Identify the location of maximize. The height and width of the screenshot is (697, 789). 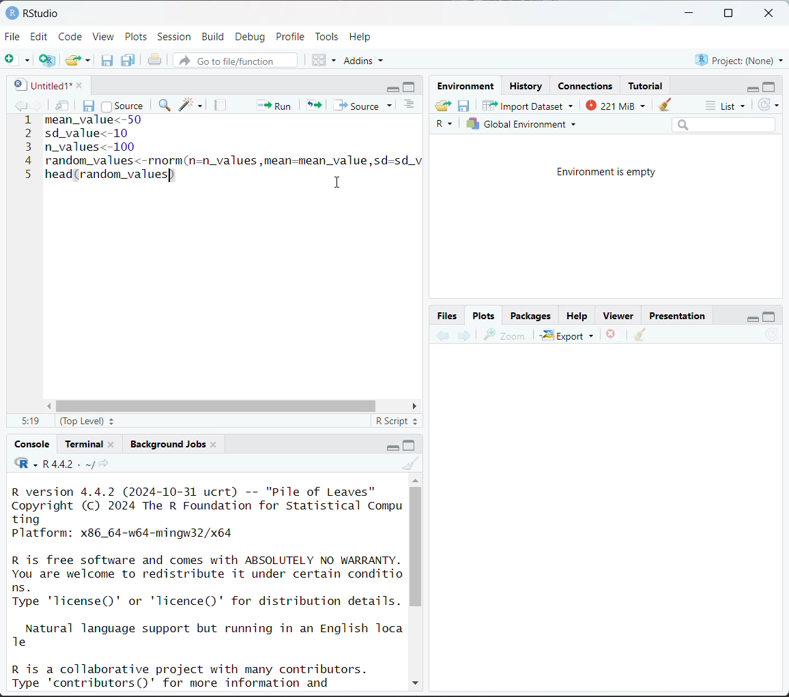
(769, 316).